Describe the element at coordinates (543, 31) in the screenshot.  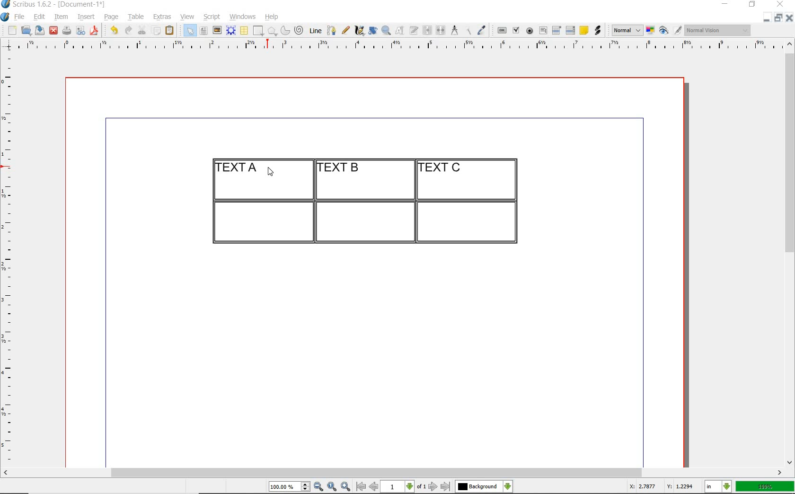
I see `pdf text field` at that location.